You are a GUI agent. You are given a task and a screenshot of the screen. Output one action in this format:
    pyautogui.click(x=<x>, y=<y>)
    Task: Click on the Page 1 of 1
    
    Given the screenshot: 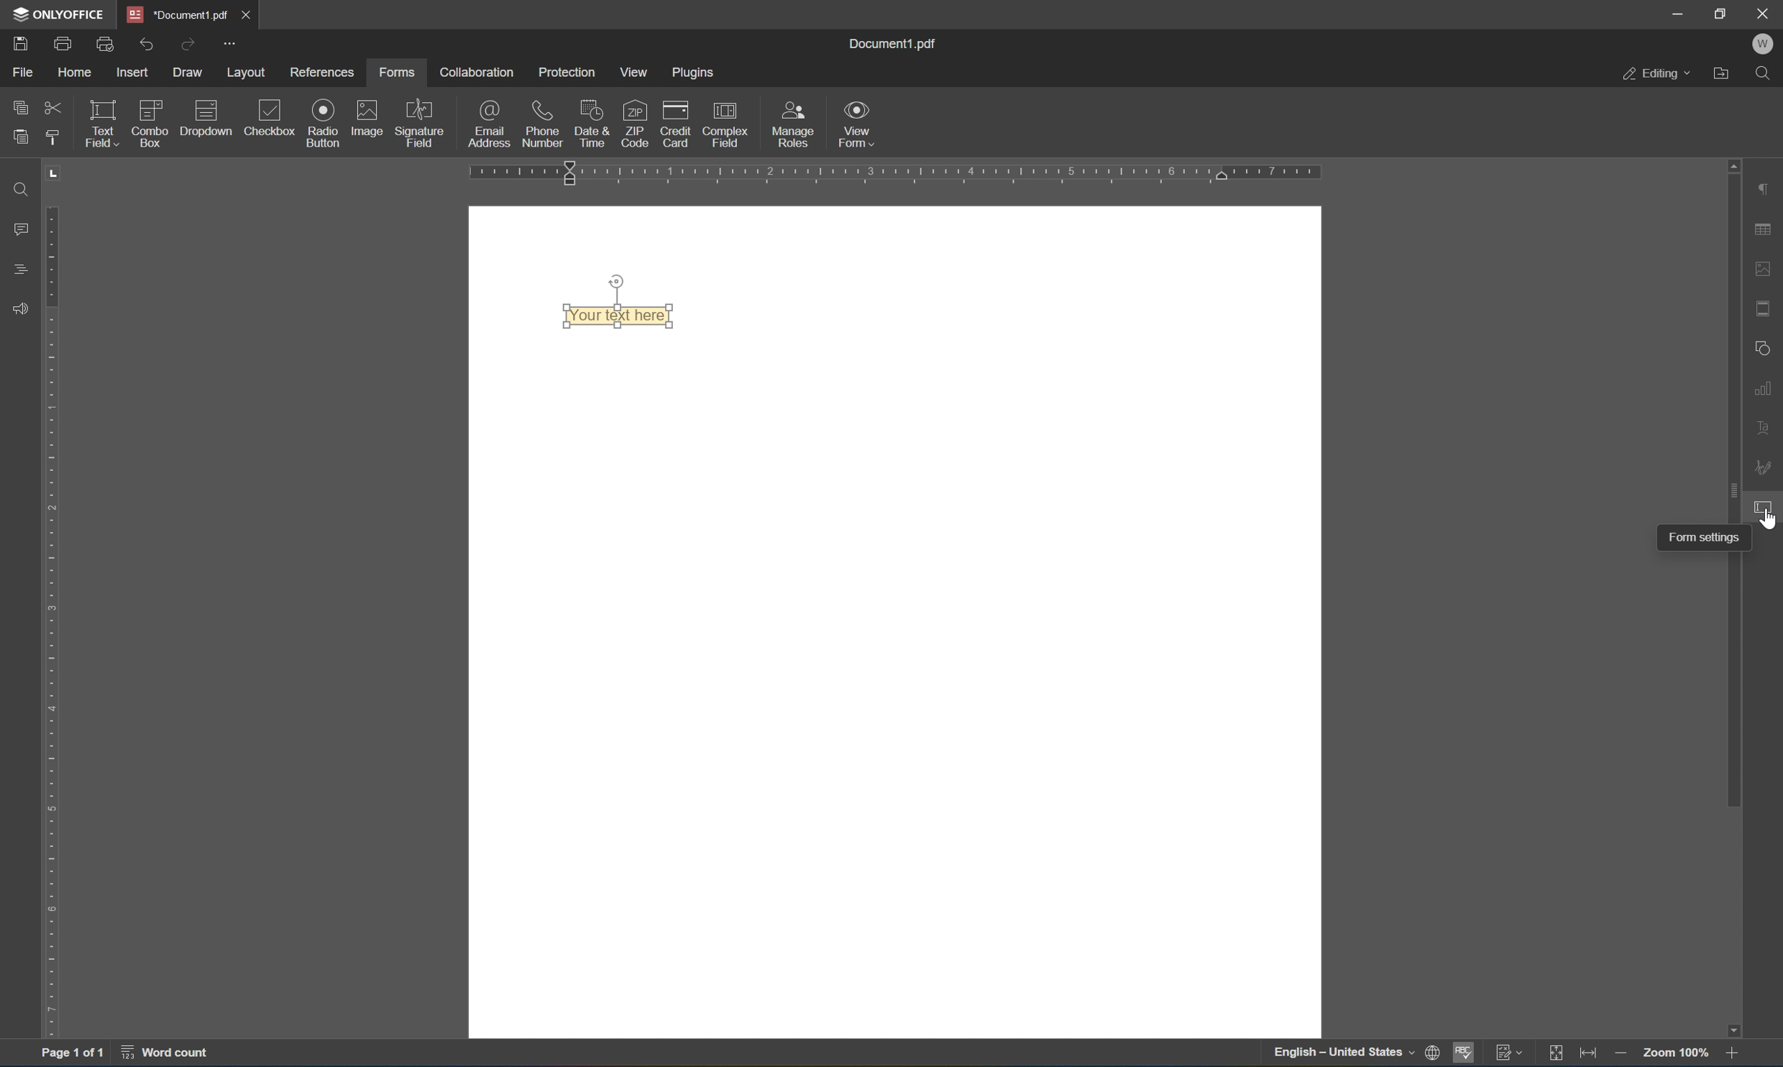 What is the action you would take?
    pyautogui.click(x=73, y=1055)
    